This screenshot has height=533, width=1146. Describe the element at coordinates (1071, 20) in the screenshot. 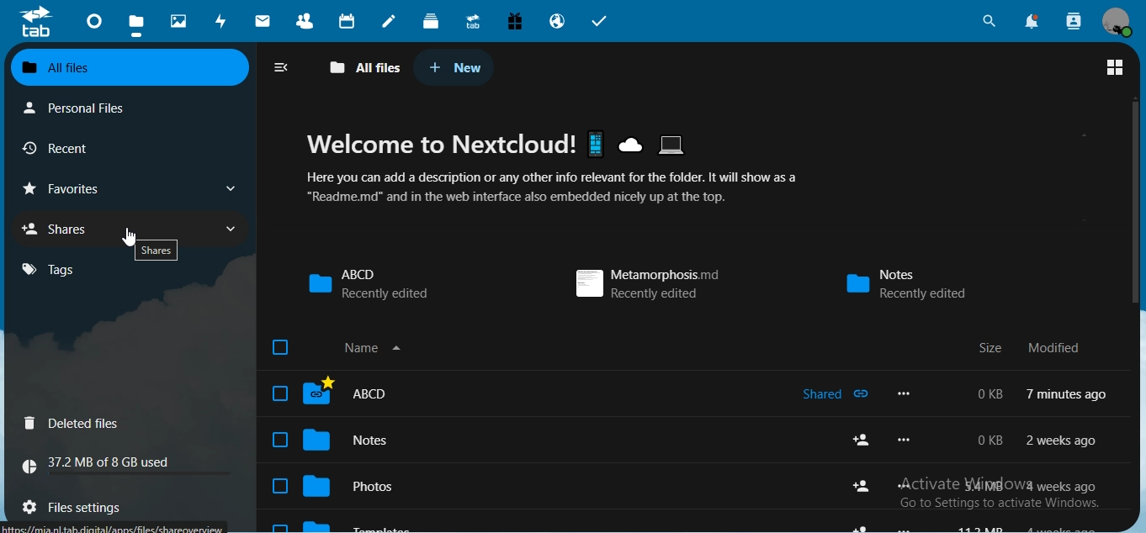

I see `search contacts` at that location.